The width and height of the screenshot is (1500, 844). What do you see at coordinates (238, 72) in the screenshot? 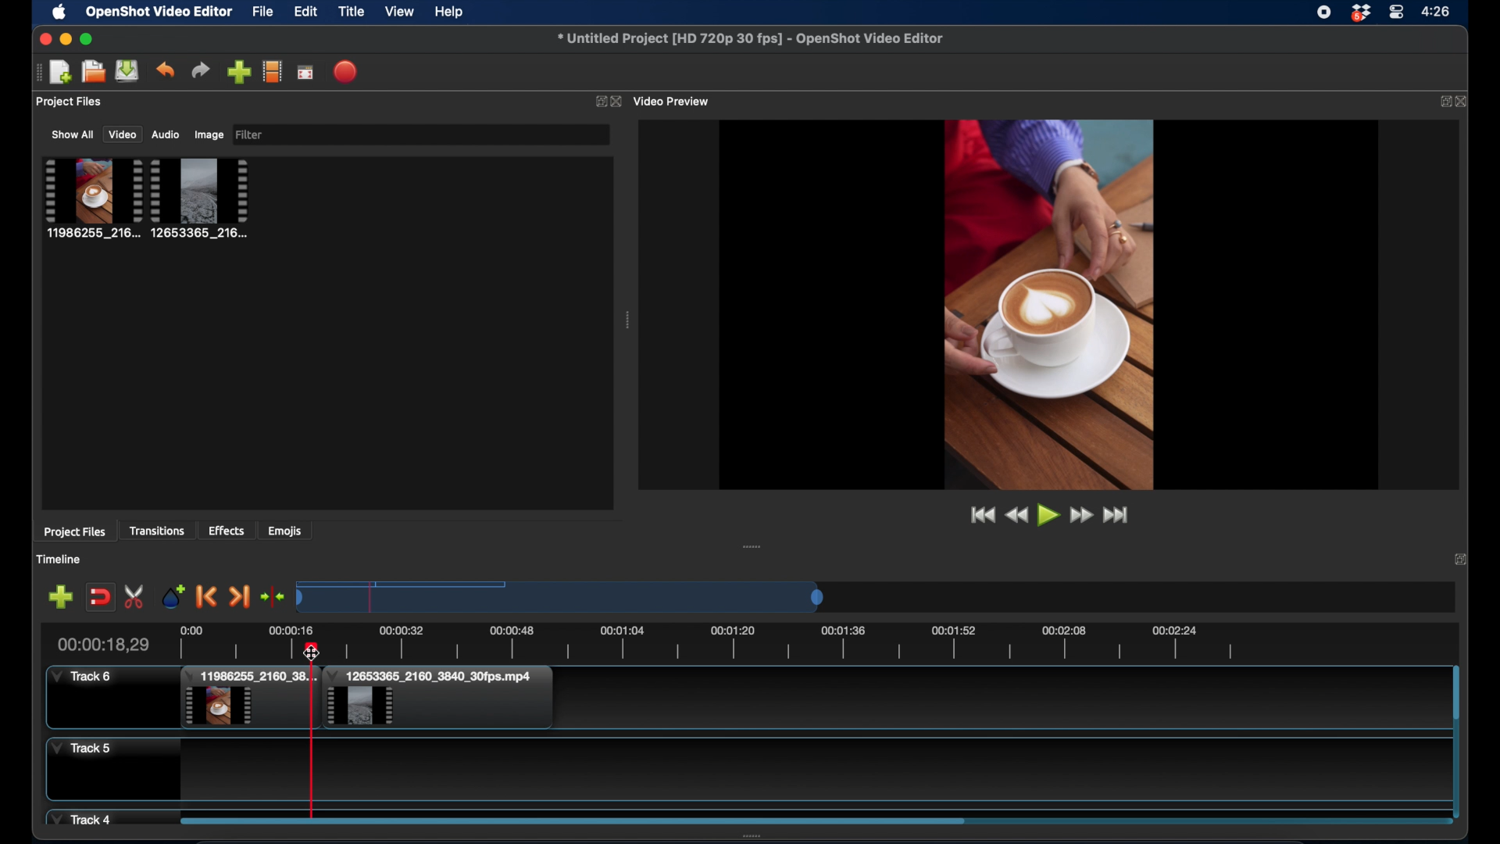
I see `import files` at bounding box center [238, 72].